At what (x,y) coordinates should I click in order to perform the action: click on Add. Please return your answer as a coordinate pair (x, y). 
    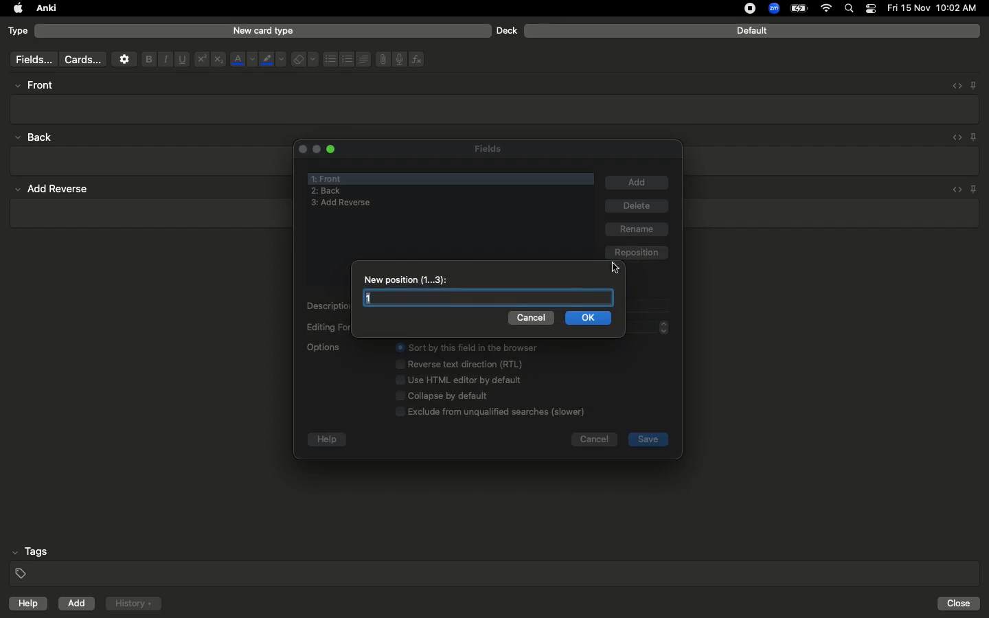
    Looking at the image, I should click on (78, 604).